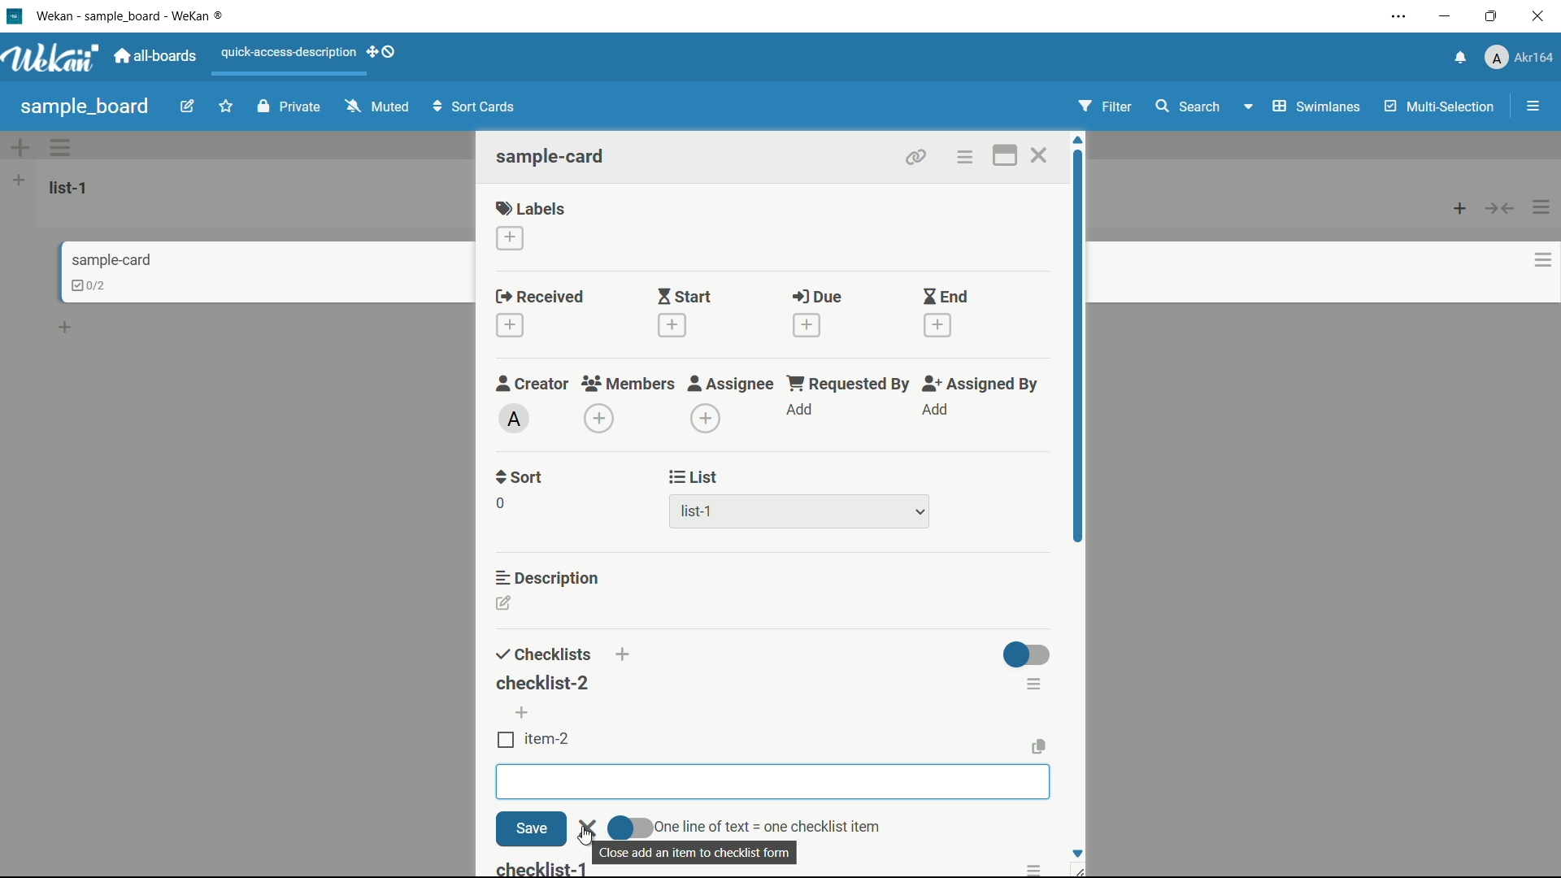 This screenshot has width=1561, height=878. Describe the element at coordinates (1106, 107) in the screenshot. I see `filter` at that location.